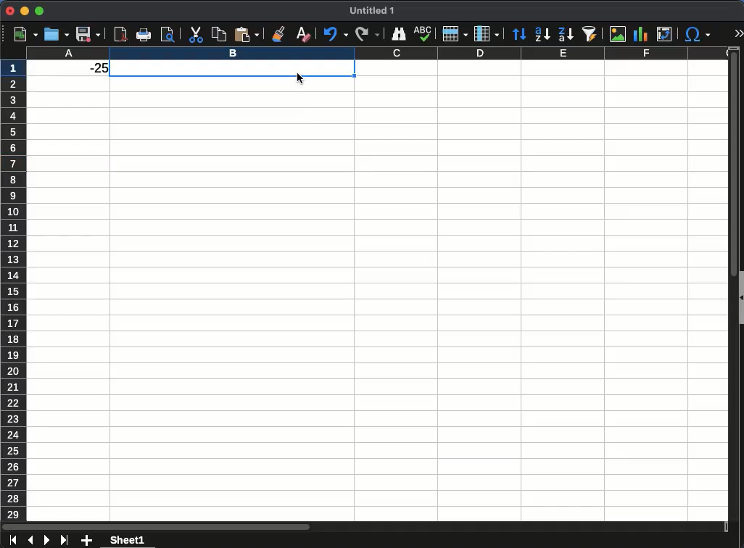 The height and width of the screenshot is (548, 744). I want to click on clear formatting, so click(301, 33).